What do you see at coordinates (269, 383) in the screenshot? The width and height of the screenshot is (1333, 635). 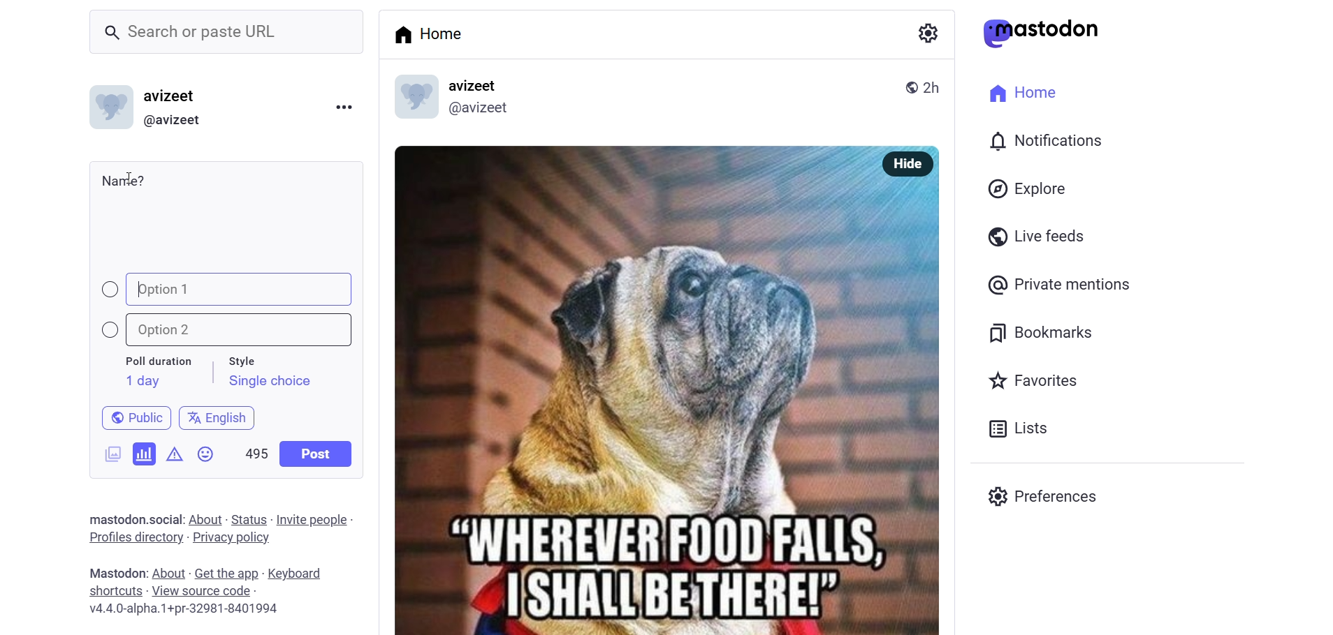 I see `single choice` at bounding box center [269, 383].